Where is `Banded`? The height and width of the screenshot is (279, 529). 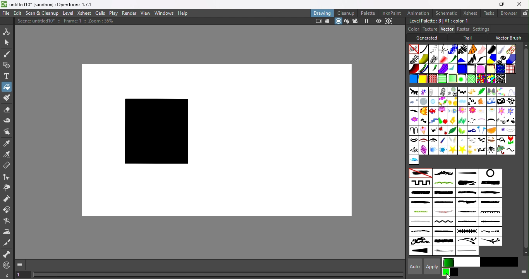
Banded is located at coordinates (443, 78).